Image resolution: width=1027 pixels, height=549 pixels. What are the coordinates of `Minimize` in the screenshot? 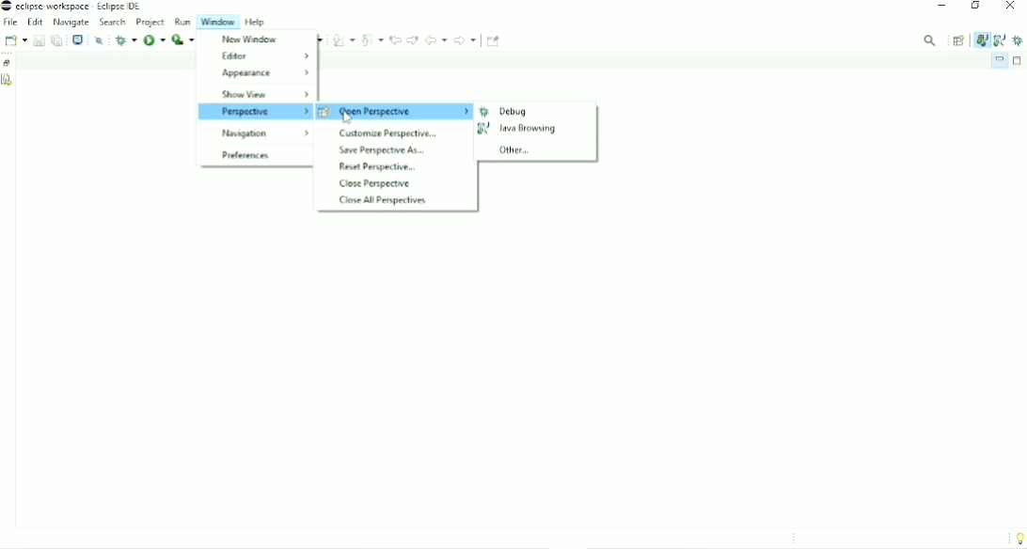 It's located at (941, 8).